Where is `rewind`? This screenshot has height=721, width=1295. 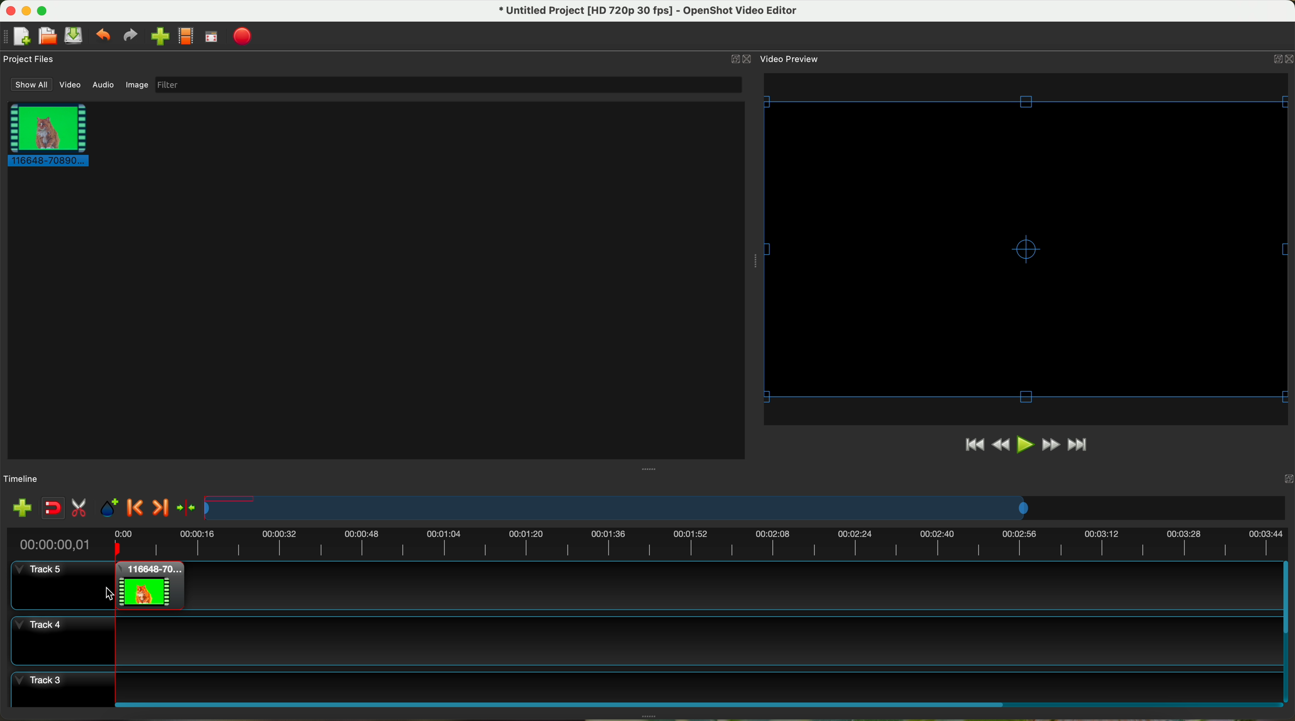
rewind is located at coordinates (1002, 445).